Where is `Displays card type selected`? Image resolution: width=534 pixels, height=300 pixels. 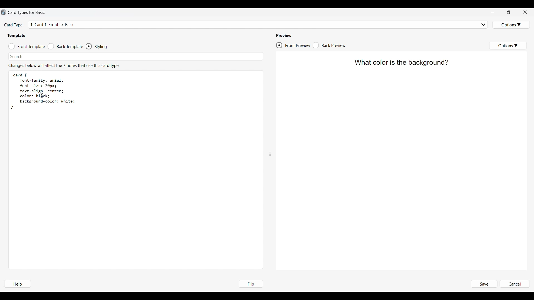 Displays card type selected is located at coordinates (259, 24).